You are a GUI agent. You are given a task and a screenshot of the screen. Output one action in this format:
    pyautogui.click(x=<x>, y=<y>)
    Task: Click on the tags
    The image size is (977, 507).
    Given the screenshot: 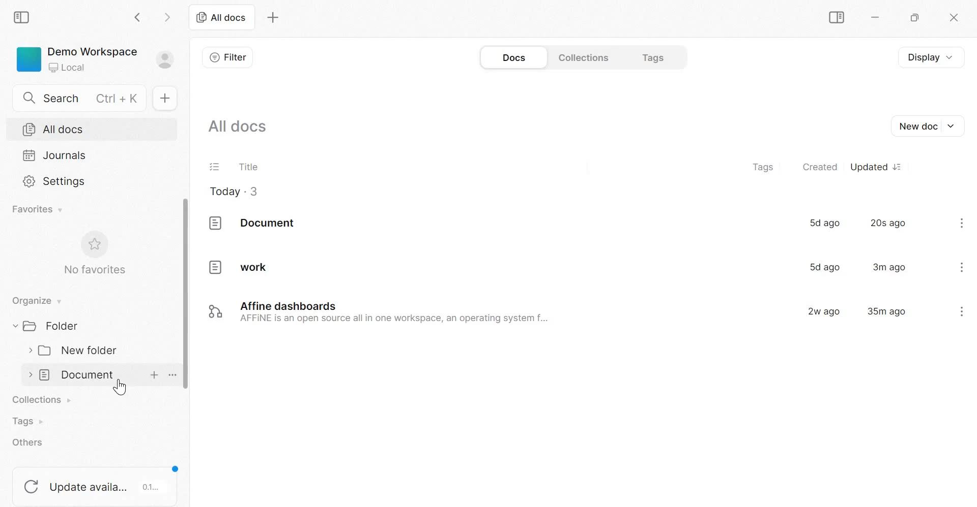 What is the action you would take?
    pyautogui.click(x=764, y=166)
    